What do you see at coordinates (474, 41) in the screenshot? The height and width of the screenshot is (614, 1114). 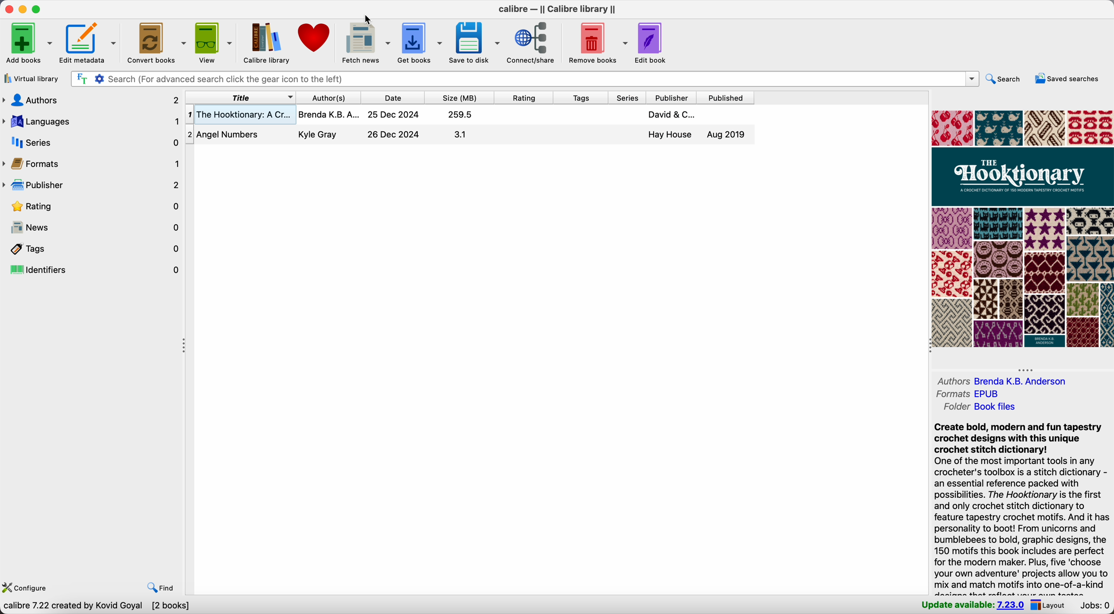 I see `save to disk` at bounding box center [474, 41].